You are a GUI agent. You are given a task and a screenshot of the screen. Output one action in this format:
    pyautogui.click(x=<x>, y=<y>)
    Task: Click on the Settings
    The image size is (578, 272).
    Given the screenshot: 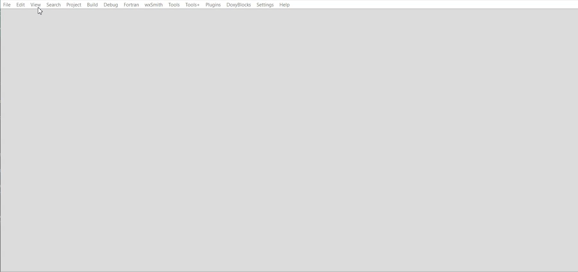 What is the action you would take?
    pyautogui.click(x=265, y=5)
    